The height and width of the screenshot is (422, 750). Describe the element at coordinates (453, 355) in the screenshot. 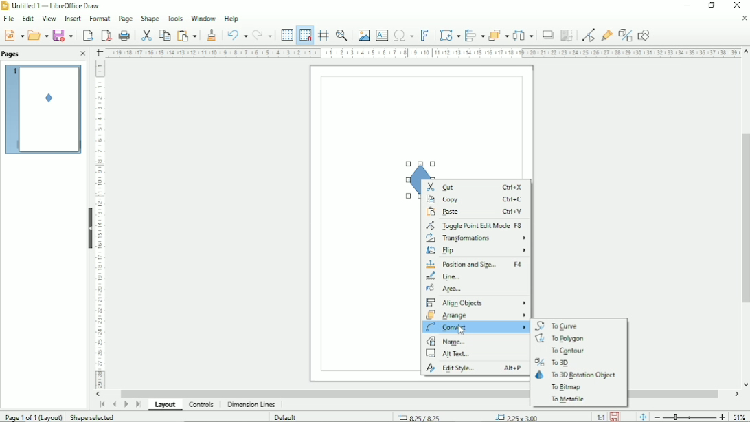

I see `Alt text` at that location.